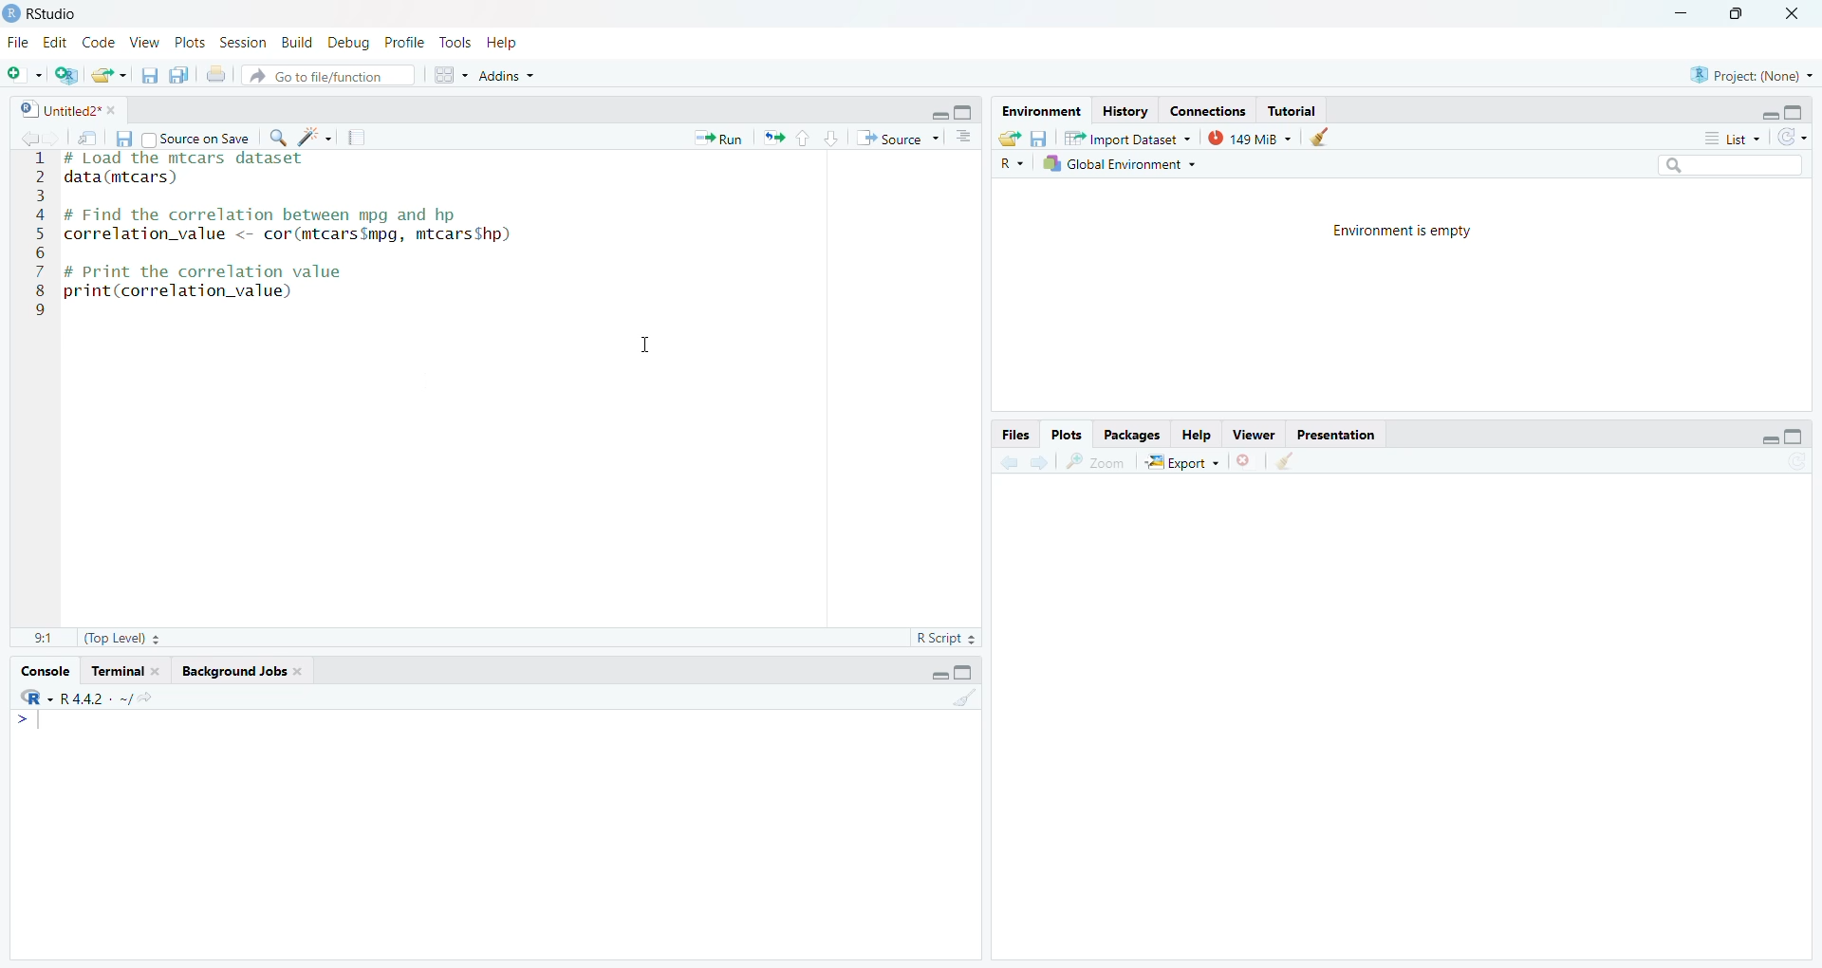 This screenshot has height=968, width=1822. What do you see at coordinates (1414, 232) in the screenshot?
I see `Environment is empty` at bounding box center [1414, 232].